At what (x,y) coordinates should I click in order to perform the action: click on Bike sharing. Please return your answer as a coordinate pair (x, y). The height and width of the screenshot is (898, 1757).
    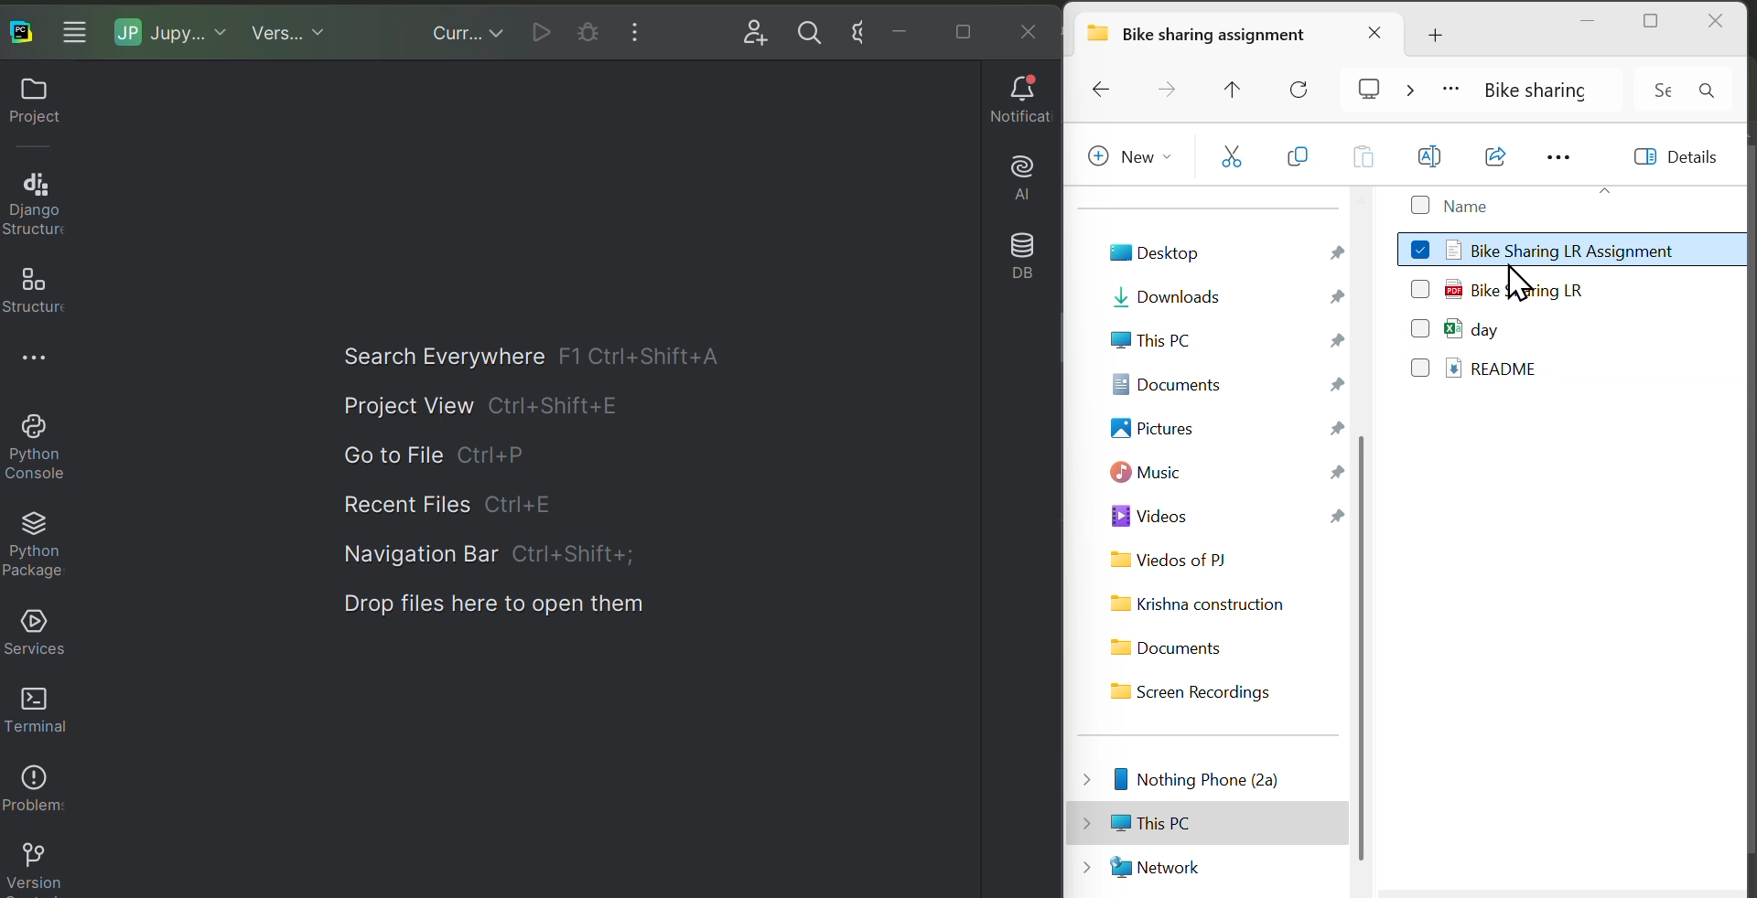
    Looking at the image, I should click on (1534, 89).